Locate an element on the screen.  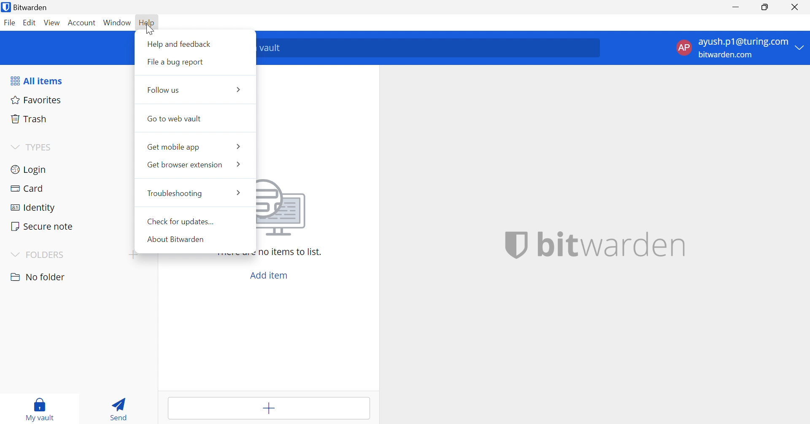
Cursor is located at coordinates (150, 30).